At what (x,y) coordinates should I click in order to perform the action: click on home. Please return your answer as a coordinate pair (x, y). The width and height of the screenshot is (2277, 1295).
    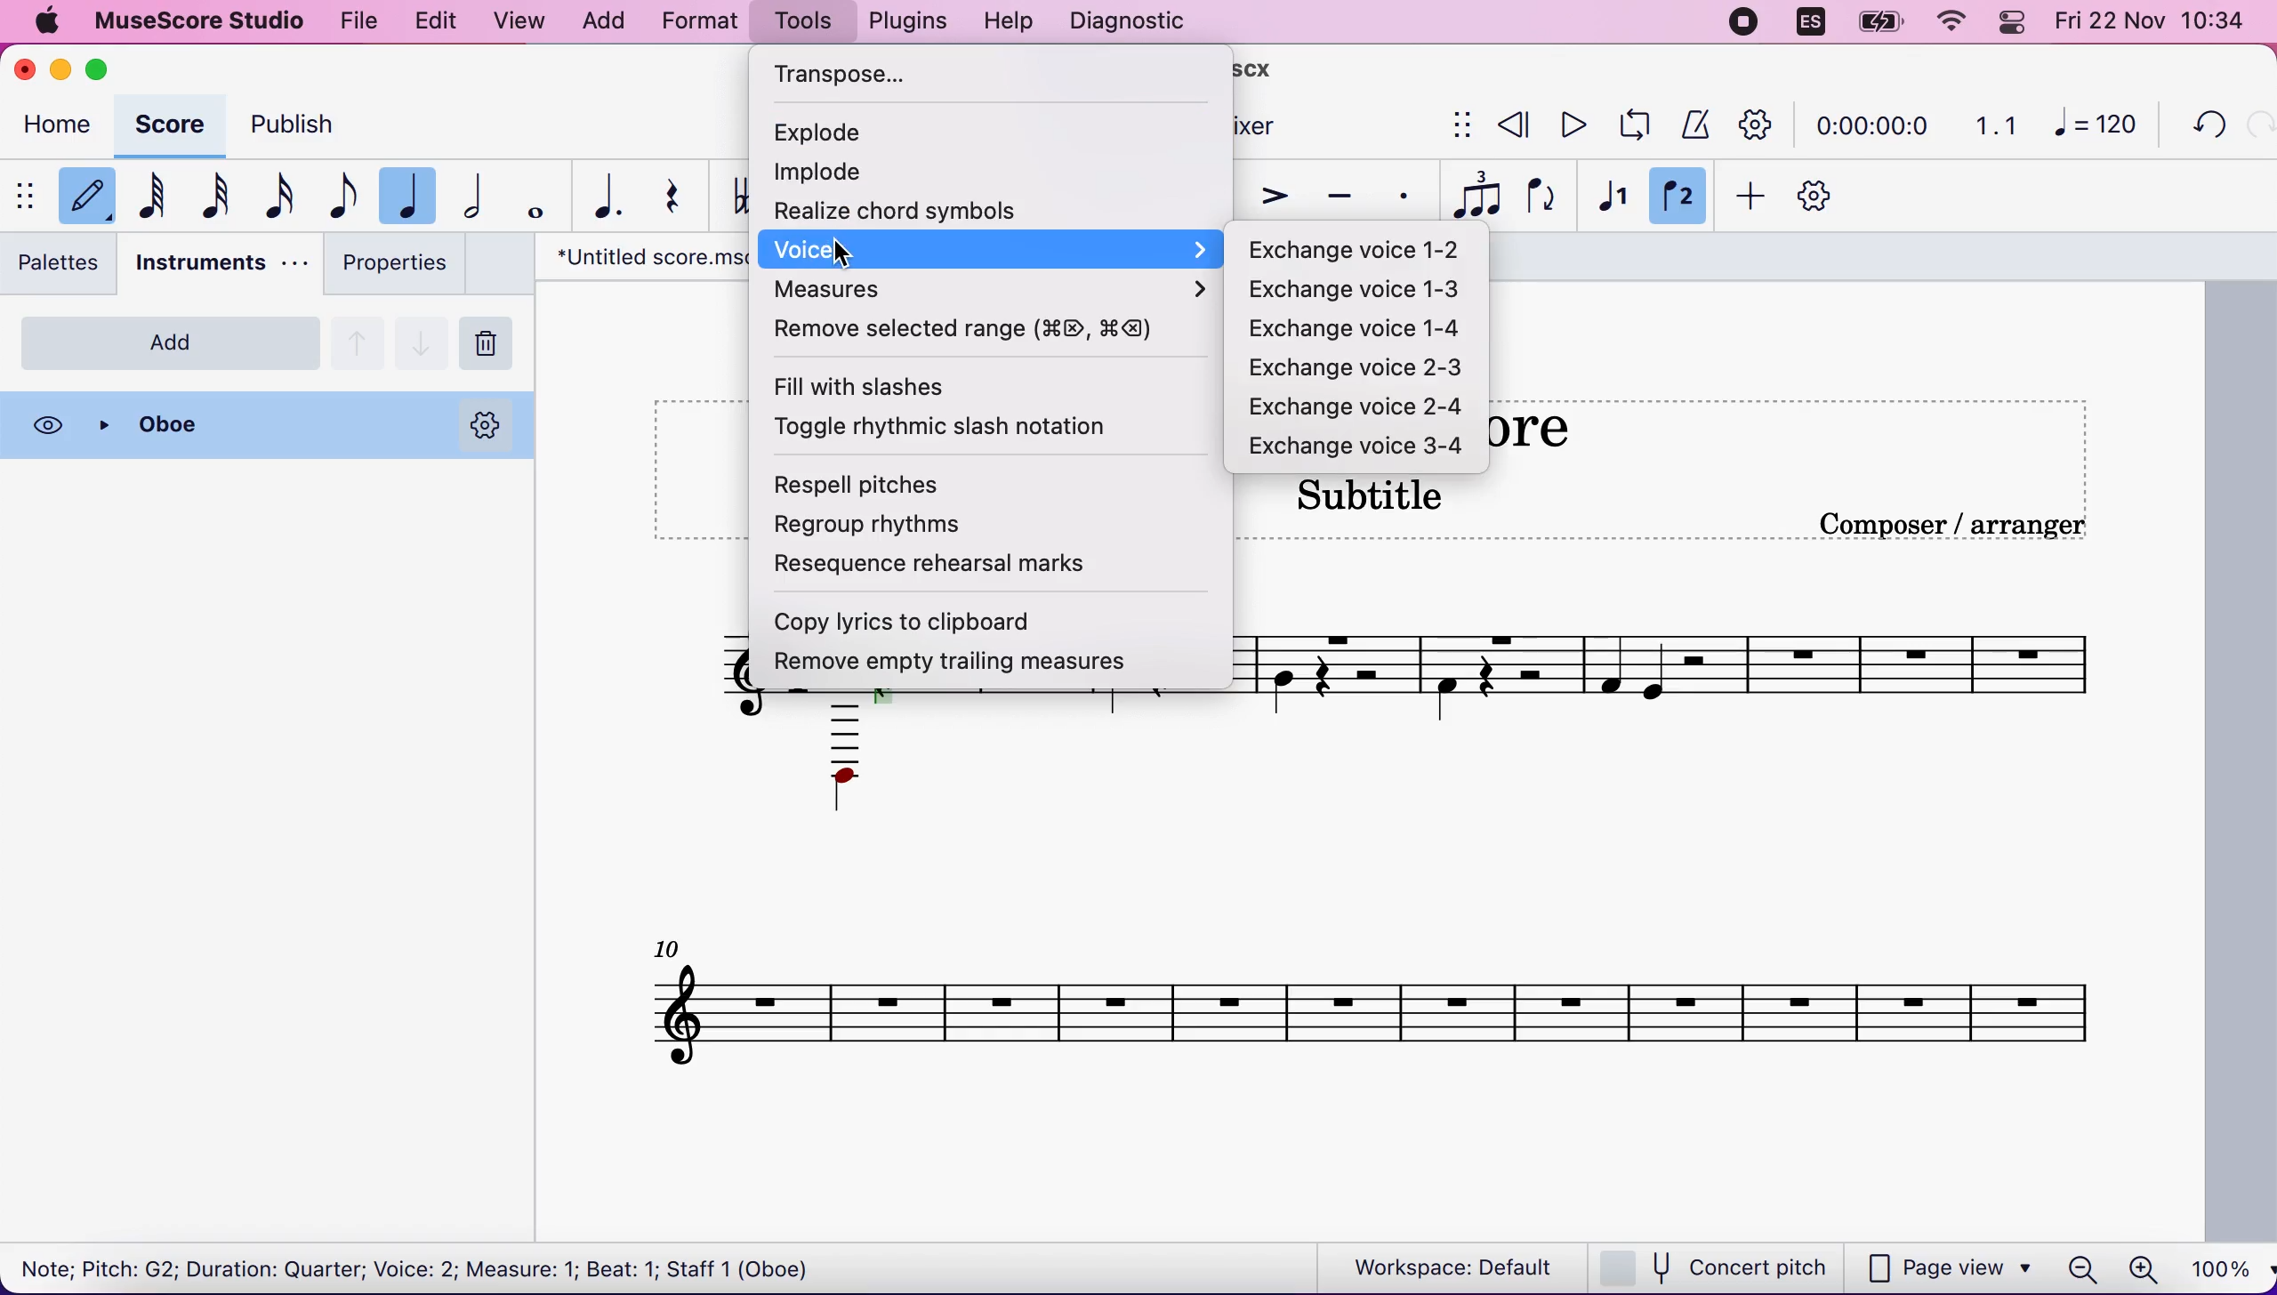
    Looking at the image, I should click on (59, 125).